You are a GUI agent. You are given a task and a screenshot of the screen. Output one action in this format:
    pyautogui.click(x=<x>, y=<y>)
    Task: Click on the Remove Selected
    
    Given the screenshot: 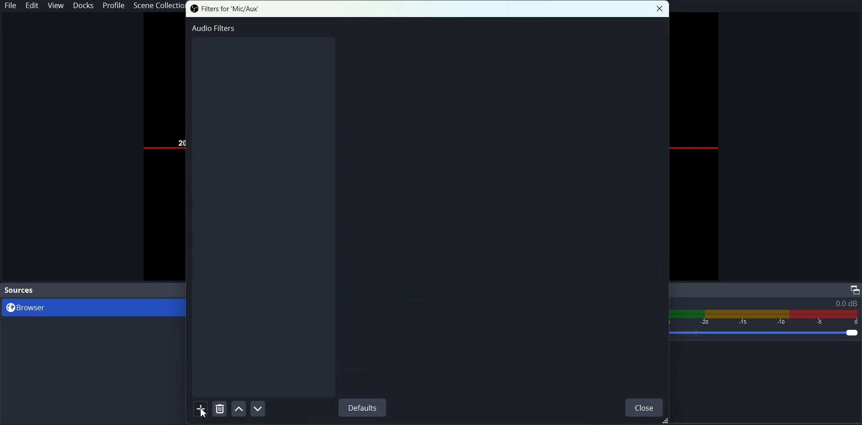 What is the action you would take?
    pyautogui.click(x=220, y=408)
    